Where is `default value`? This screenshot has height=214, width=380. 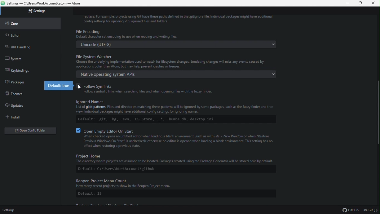 default value is located at coordinates (59, 86).